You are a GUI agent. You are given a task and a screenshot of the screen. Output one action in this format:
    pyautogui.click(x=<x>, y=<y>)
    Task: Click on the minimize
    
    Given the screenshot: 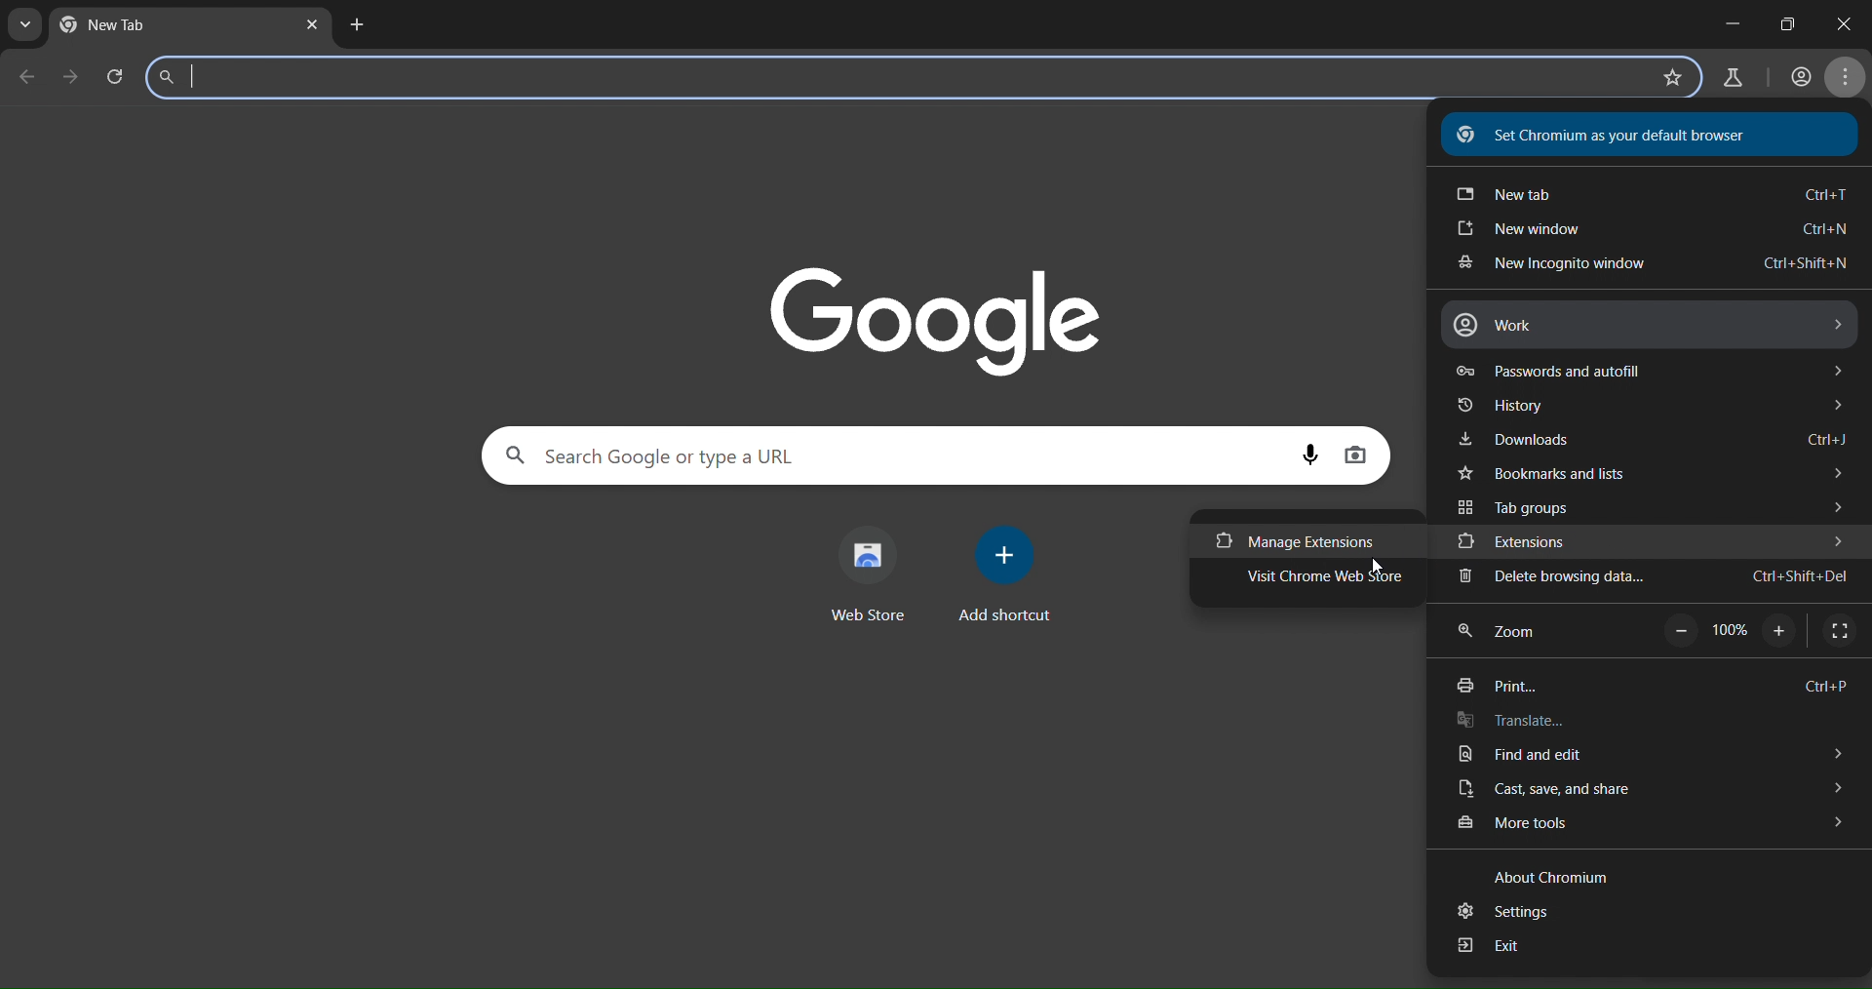 What is the action you would take?
    pyautogui.click(x=1722, y=21)
    